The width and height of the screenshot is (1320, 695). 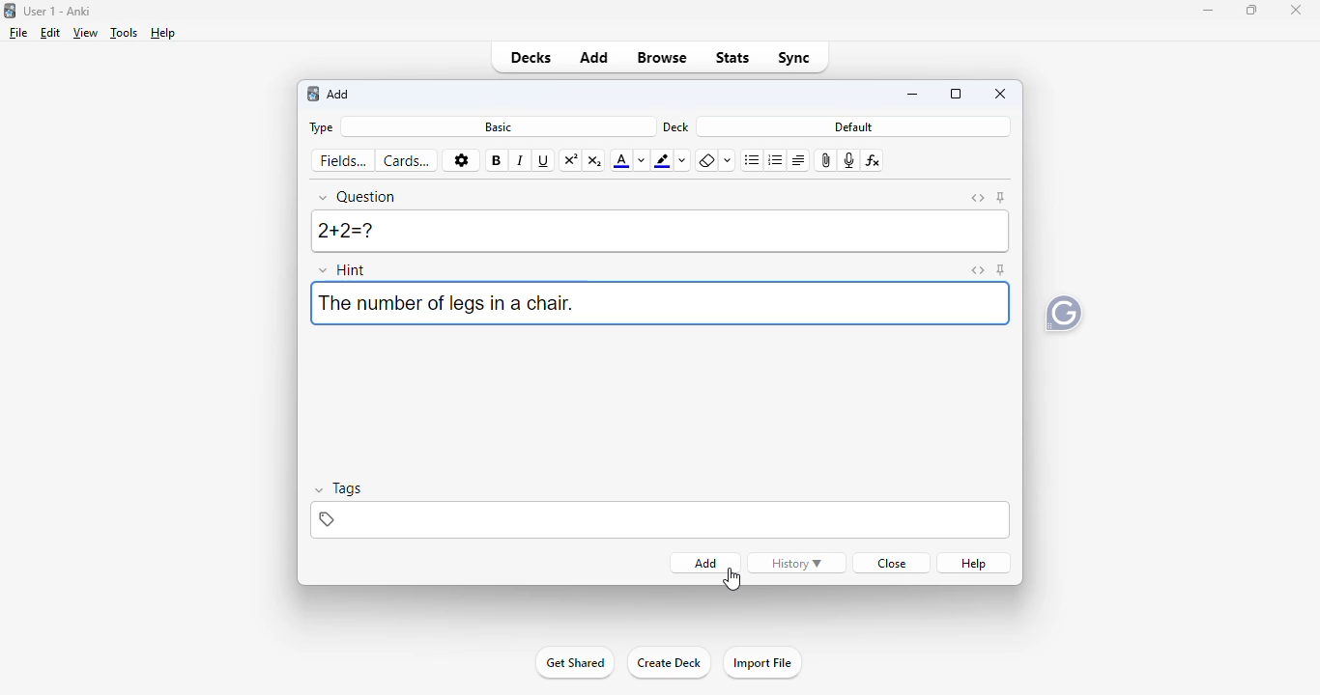 I want to click on toggle sticky, so click(x=1001, y=197).